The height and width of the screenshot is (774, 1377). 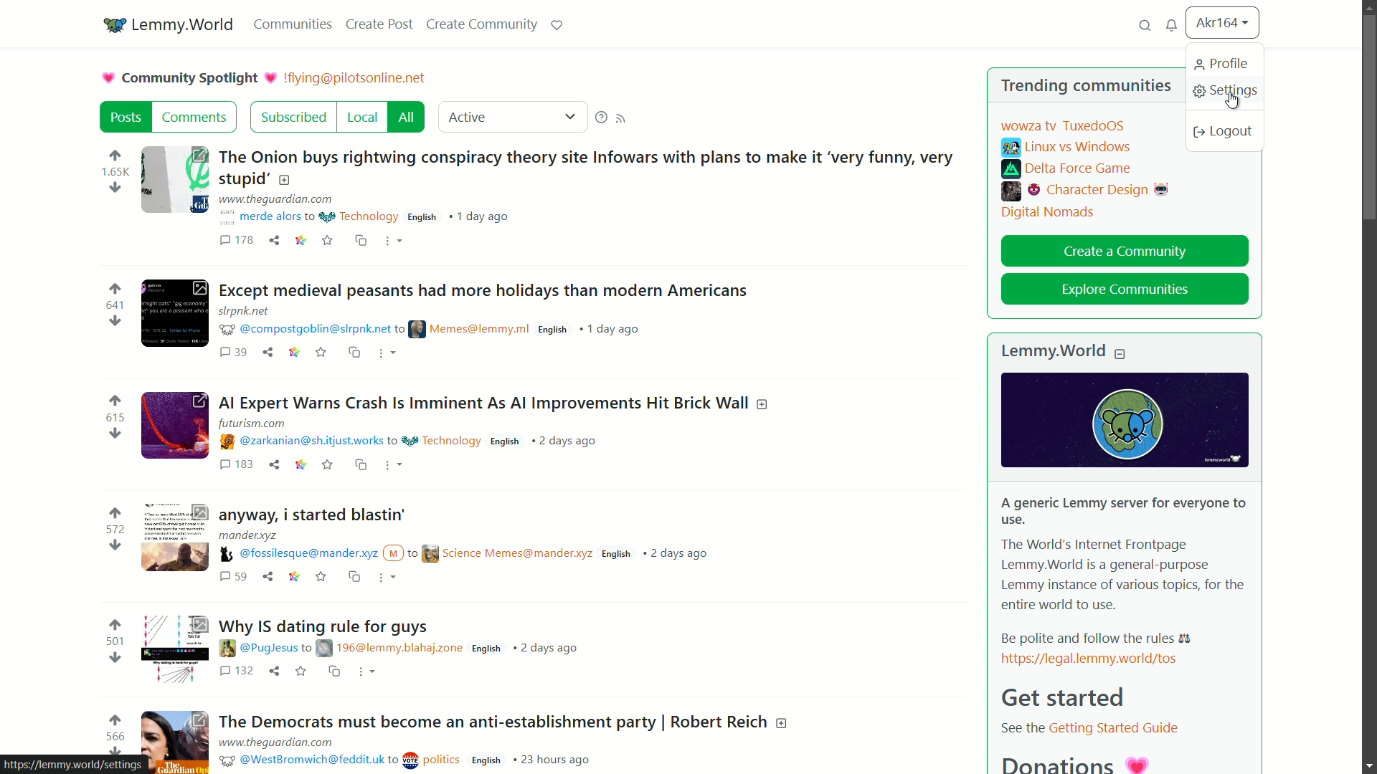 I want to click on image, so click(x=176, y=426).